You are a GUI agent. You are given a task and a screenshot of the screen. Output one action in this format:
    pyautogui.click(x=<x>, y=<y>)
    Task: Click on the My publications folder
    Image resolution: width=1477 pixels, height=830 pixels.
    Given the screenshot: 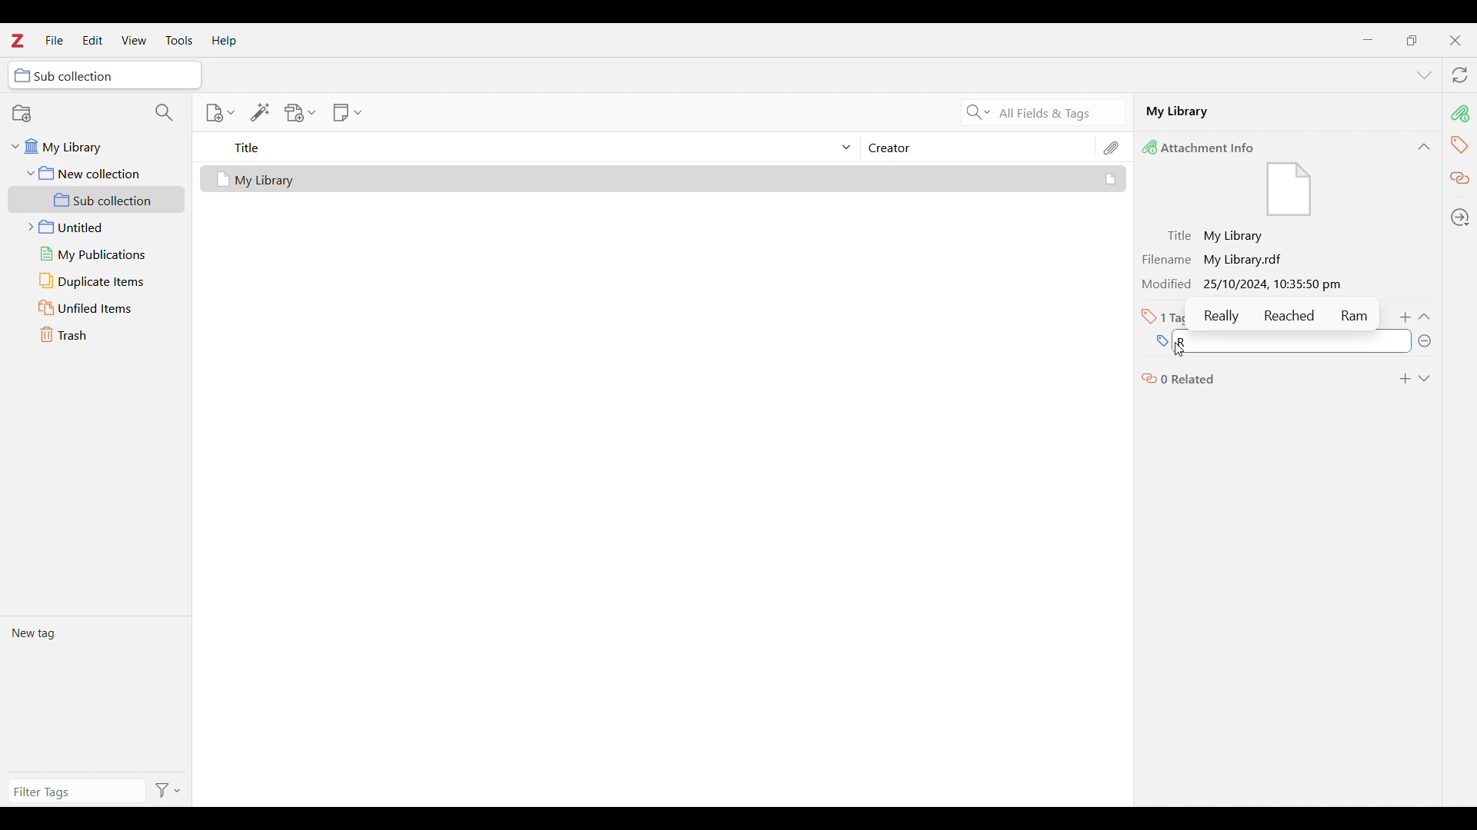 What is the action you would take?
    pyautogui.click(x=95, y=254)
    